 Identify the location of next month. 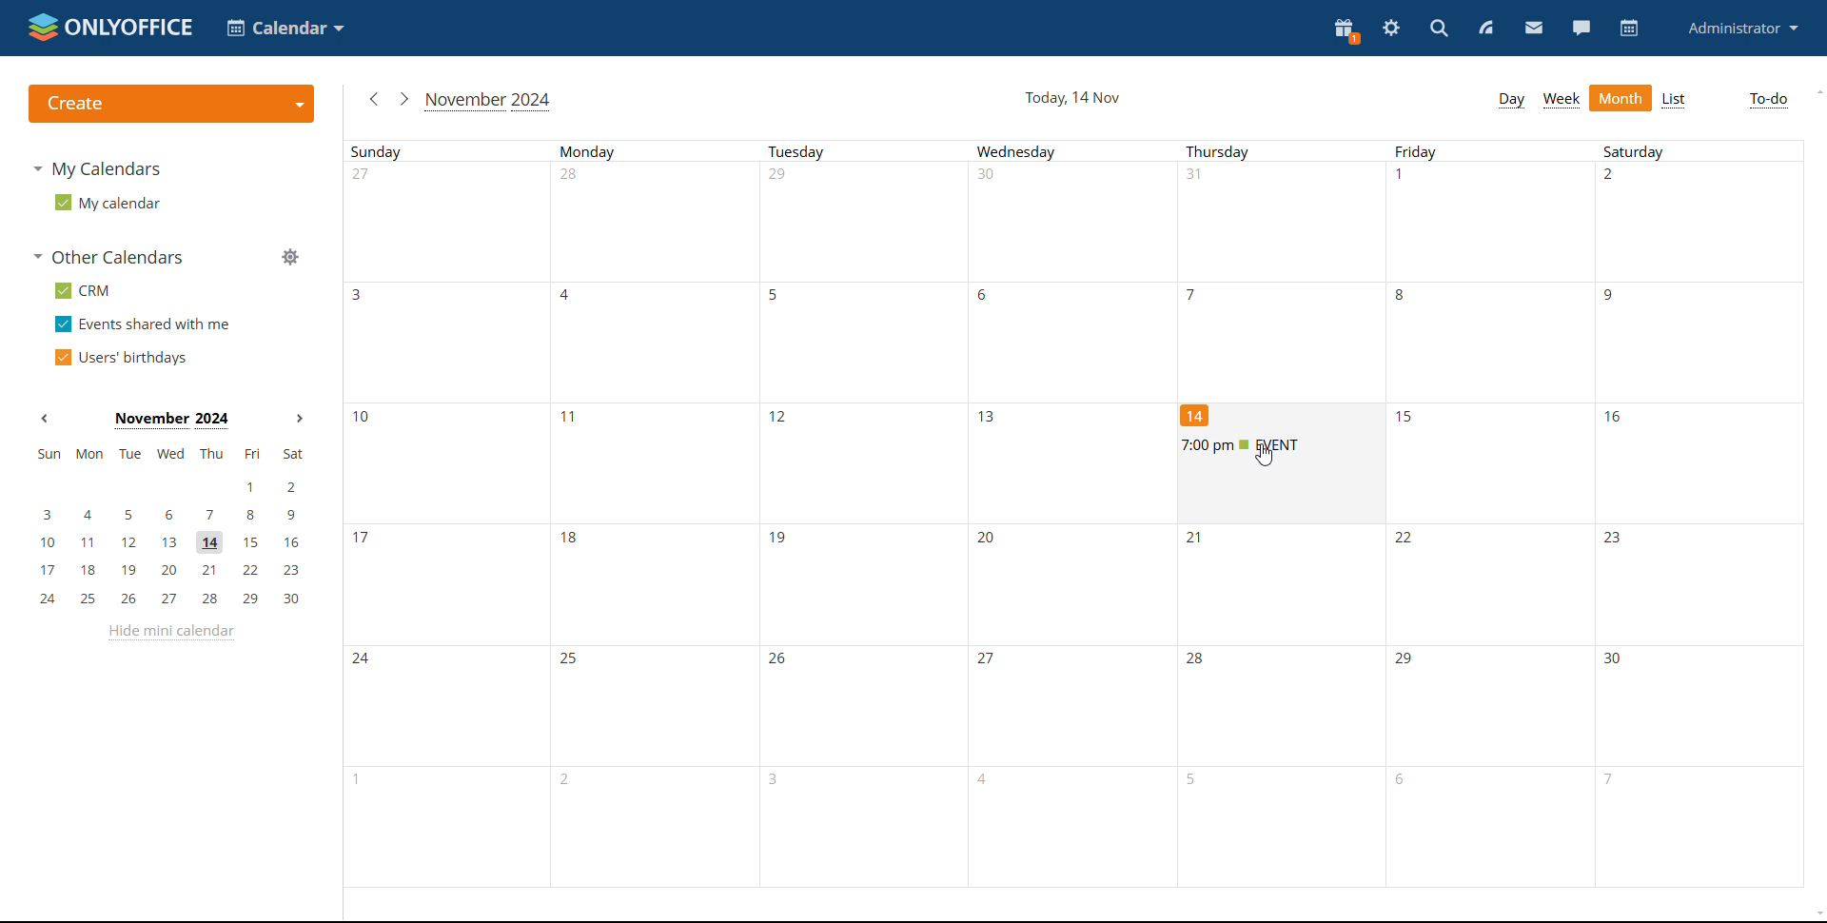
(299, 417).